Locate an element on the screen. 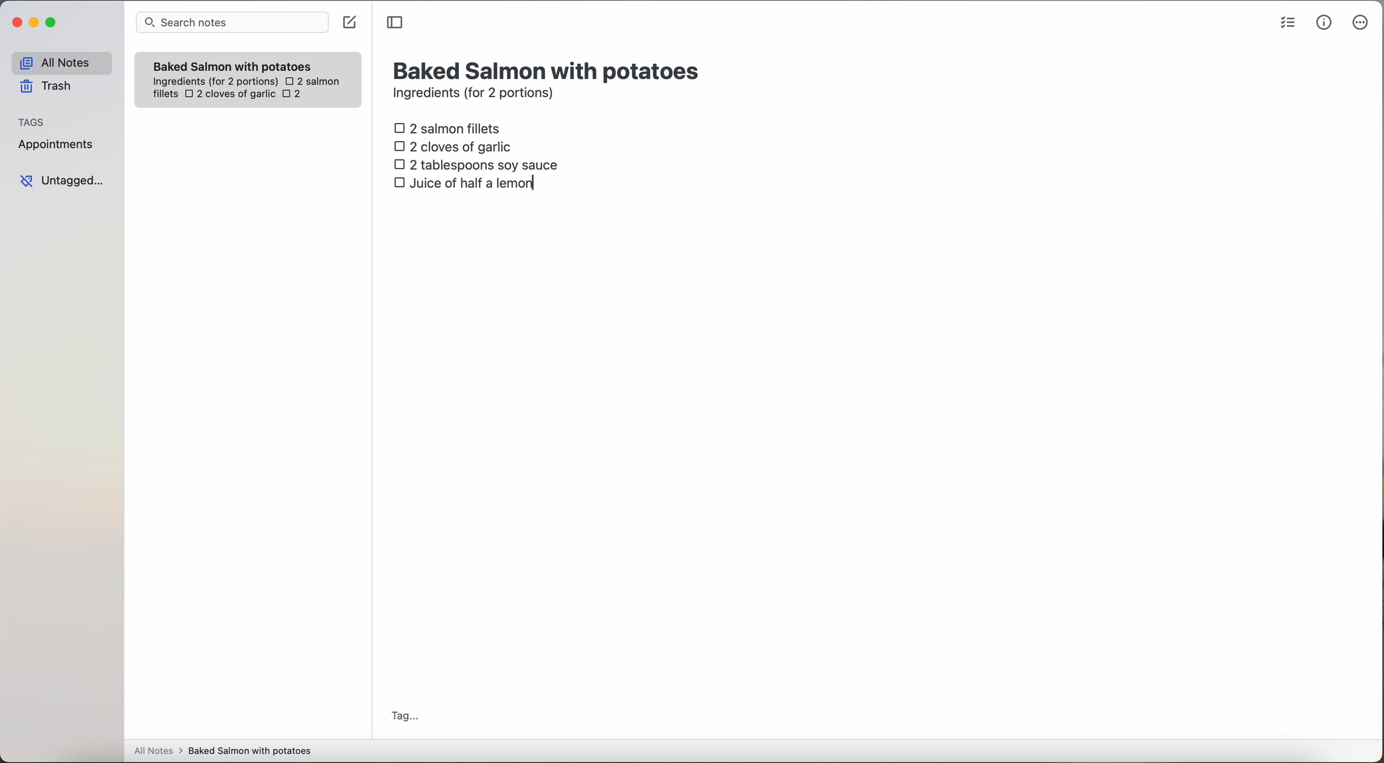 The image size is (1384, 763). all notes is located at coordinates (61, 62).